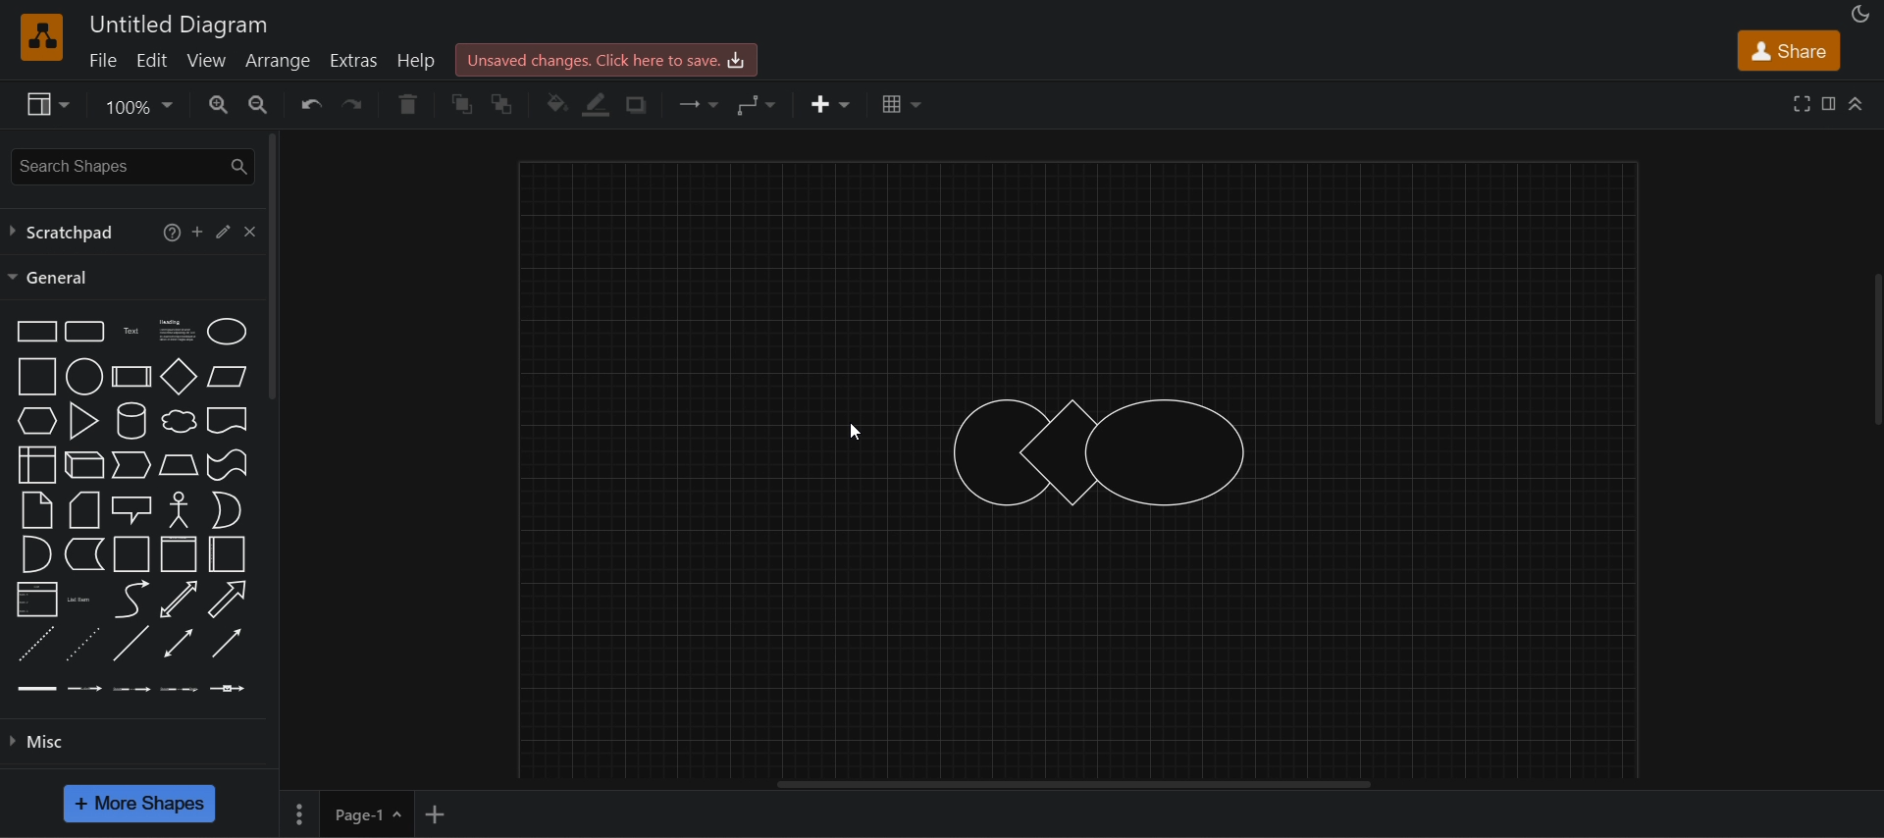  Describe the element at coordinates (180, 377) in the screenshot. I see `diamond` at that location.